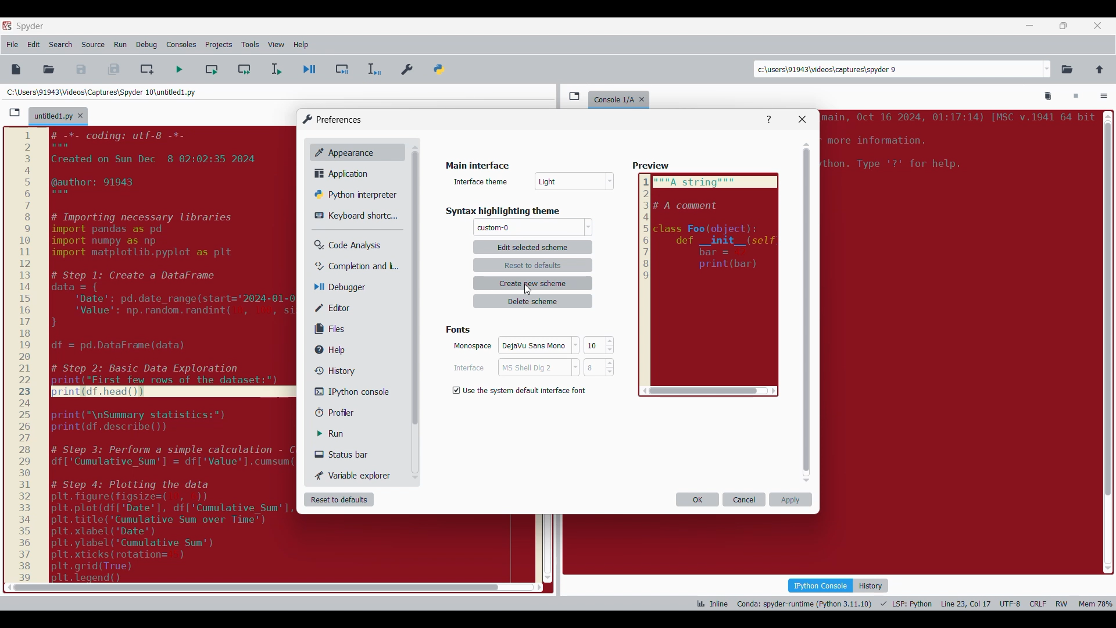 The width and height of the screenshot is (1116, 628). I want to click on IPython console, so click(357, 392).